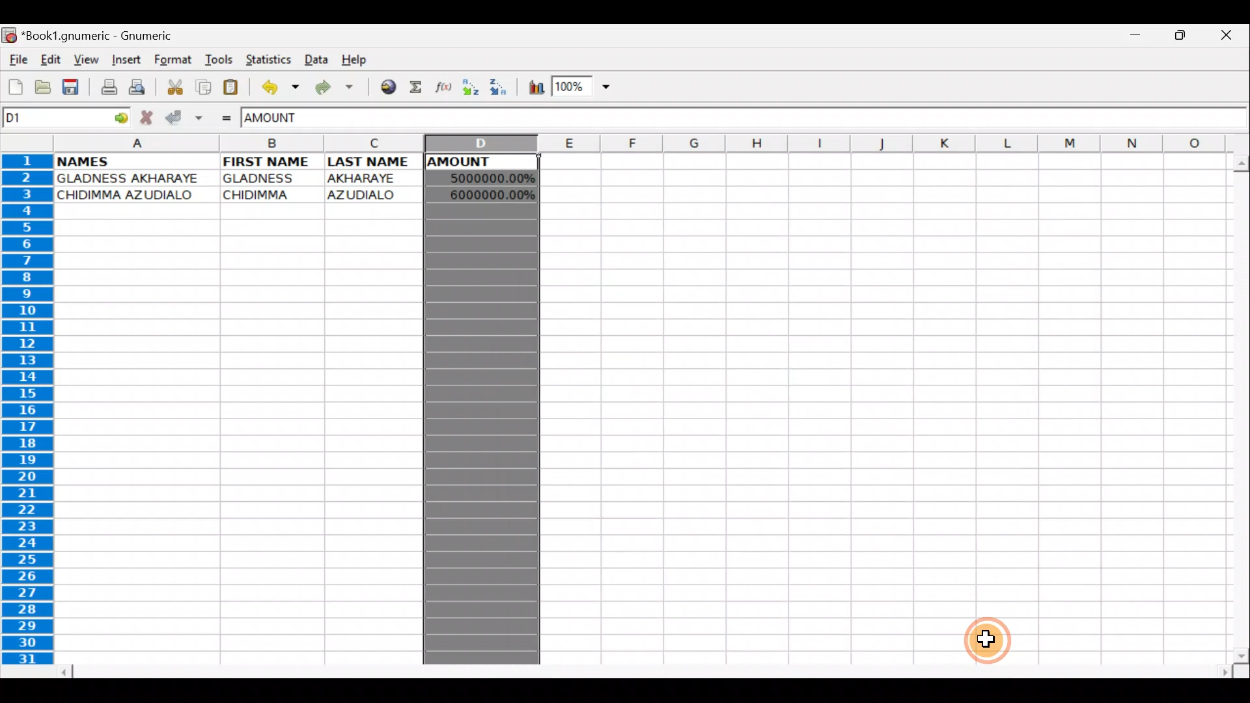 Image resolution: width=1250 pixels, height=703 pixels. What do you see at coordinates (133, 178) in the screenshot?
I see `GLADNESS AKHARAYE` at bounding box center [133, 178].